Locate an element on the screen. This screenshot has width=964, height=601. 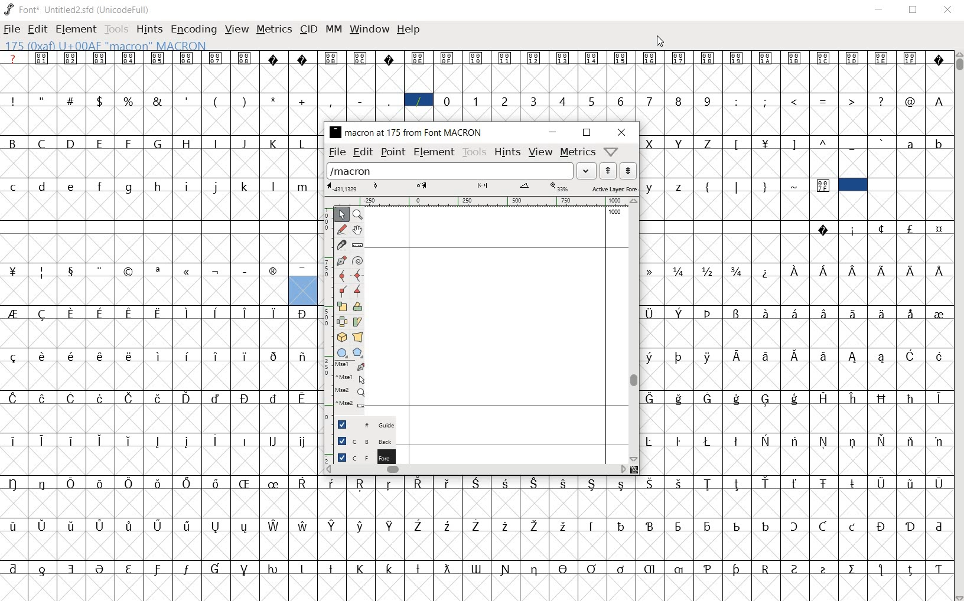
? is located at coordinates (14, 59).